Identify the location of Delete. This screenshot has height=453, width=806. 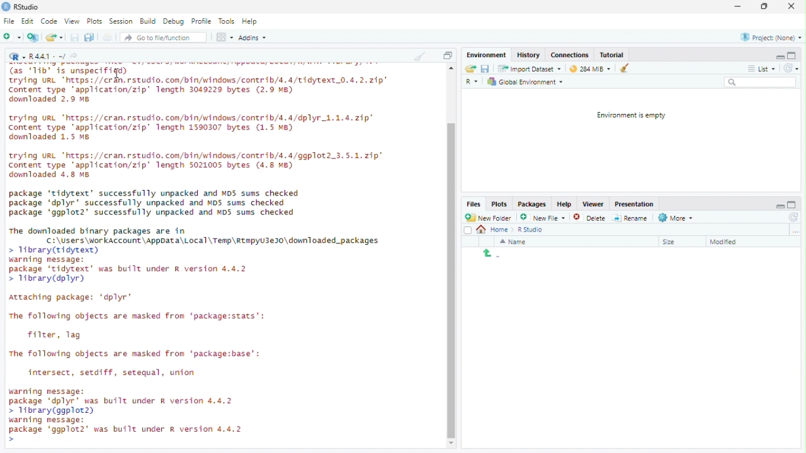
(581, 218).